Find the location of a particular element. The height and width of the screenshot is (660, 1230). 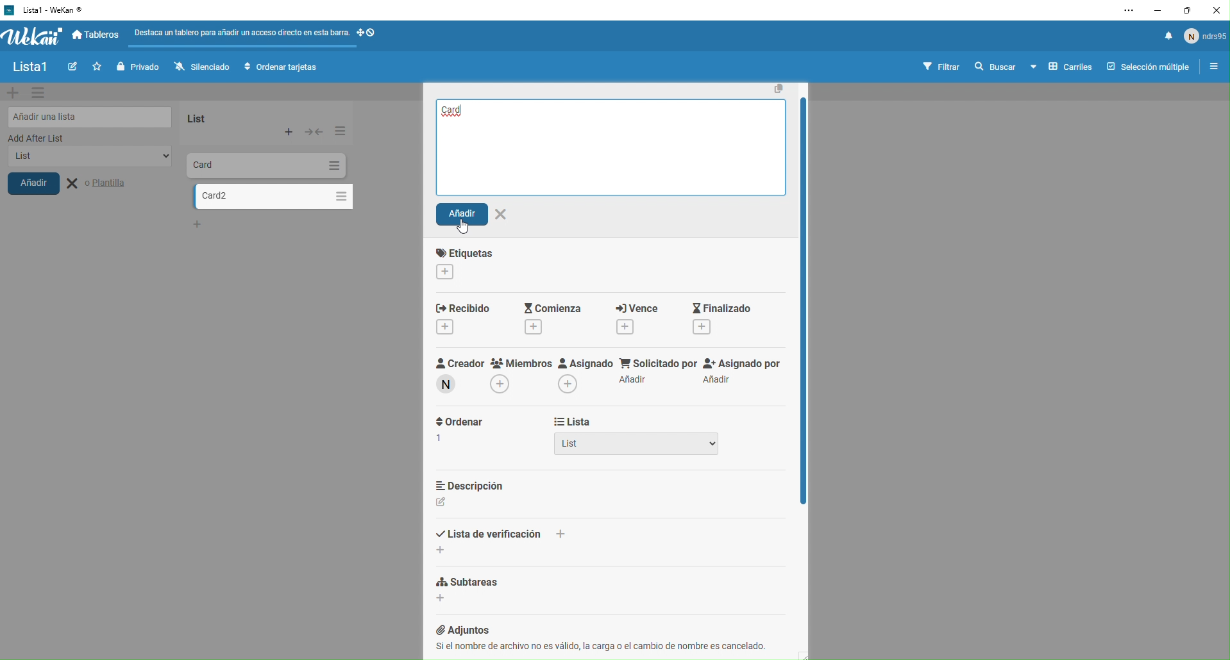

Options is located at coordinates (333, 165).